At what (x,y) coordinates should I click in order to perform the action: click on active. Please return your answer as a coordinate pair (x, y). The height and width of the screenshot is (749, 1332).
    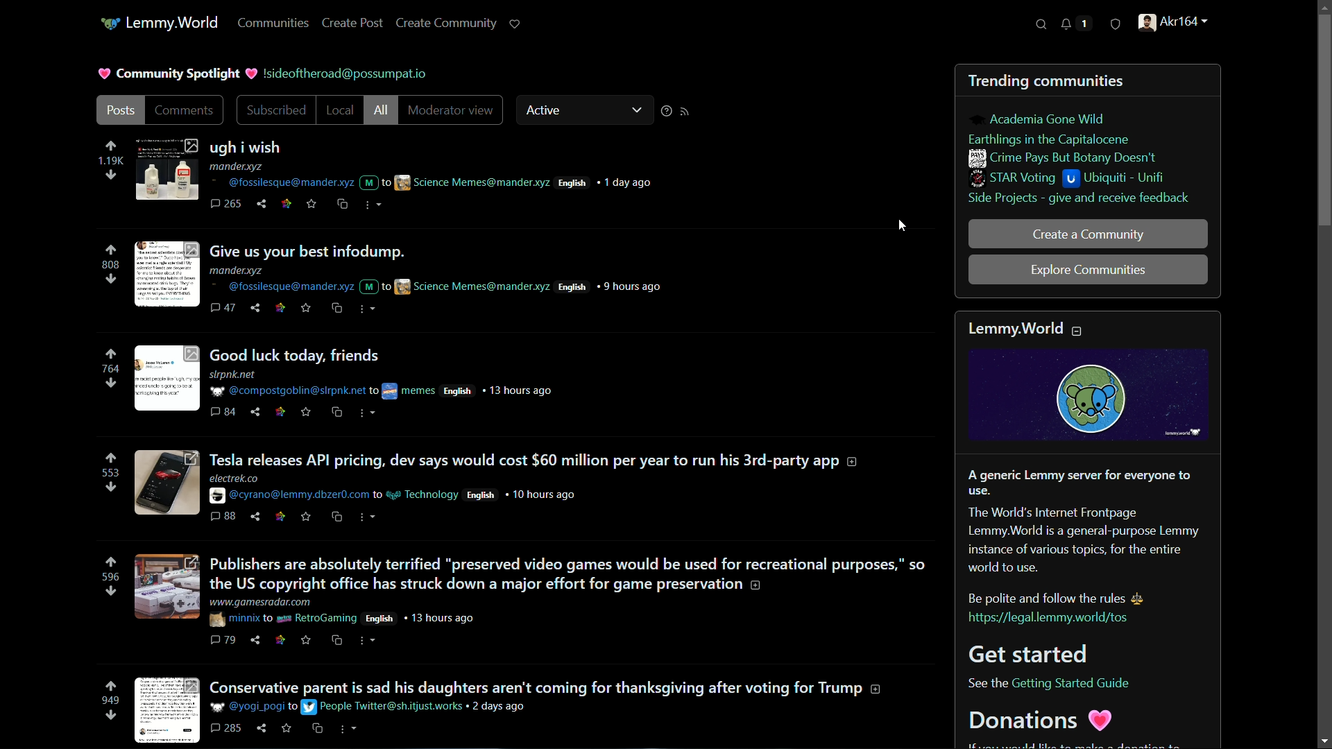
    Looking at the image, I should click on (586, 108).